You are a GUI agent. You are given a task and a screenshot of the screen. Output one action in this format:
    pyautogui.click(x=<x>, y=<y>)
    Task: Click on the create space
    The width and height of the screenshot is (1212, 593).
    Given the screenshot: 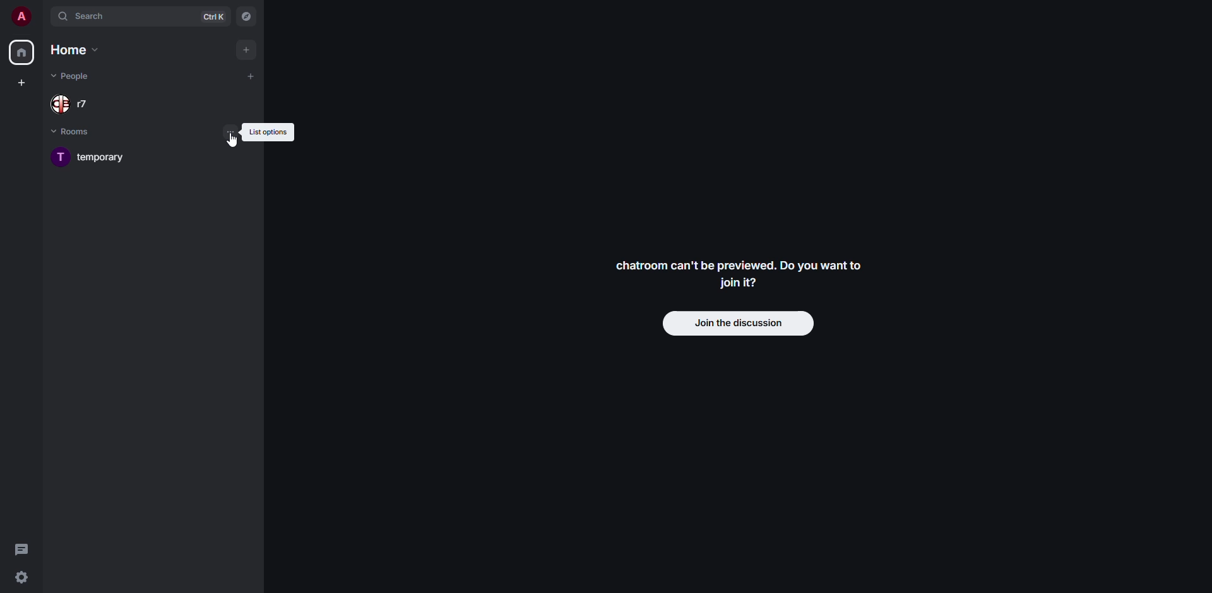 What is the action you would take?
    pyautogui.click(x=20, y=82)
    